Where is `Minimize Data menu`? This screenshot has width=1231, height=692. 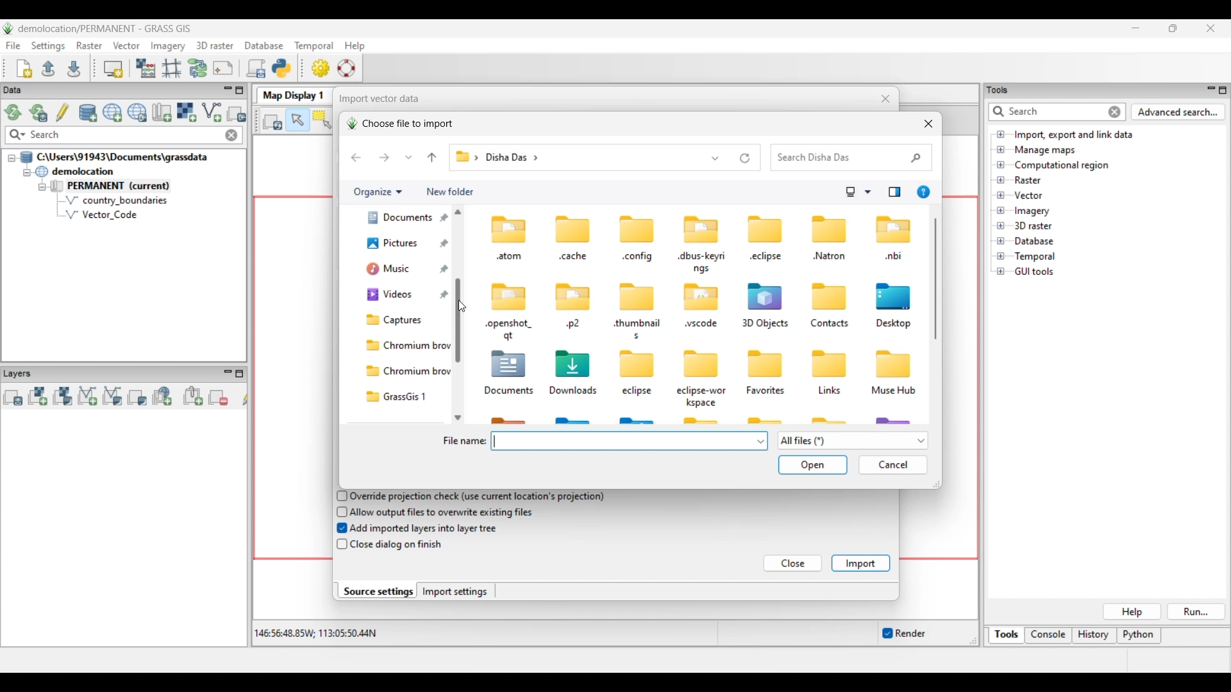 Minimize Data menu is located at coordinates (228, 91).